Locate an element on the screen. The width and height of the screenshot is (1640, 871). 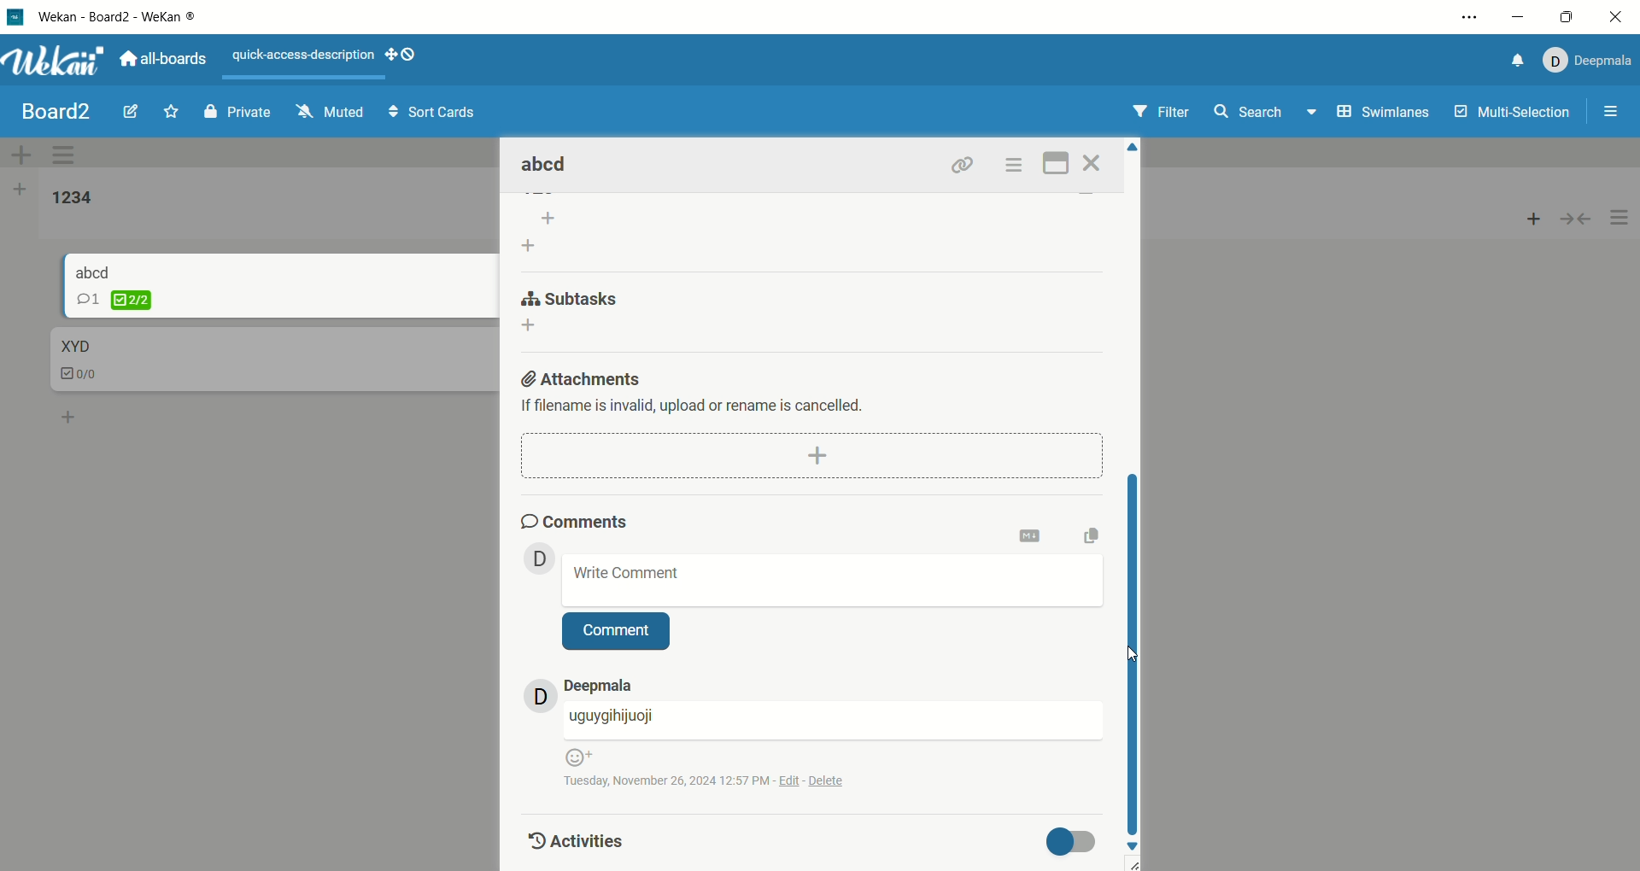
comments is located at coordinates (577, 519).